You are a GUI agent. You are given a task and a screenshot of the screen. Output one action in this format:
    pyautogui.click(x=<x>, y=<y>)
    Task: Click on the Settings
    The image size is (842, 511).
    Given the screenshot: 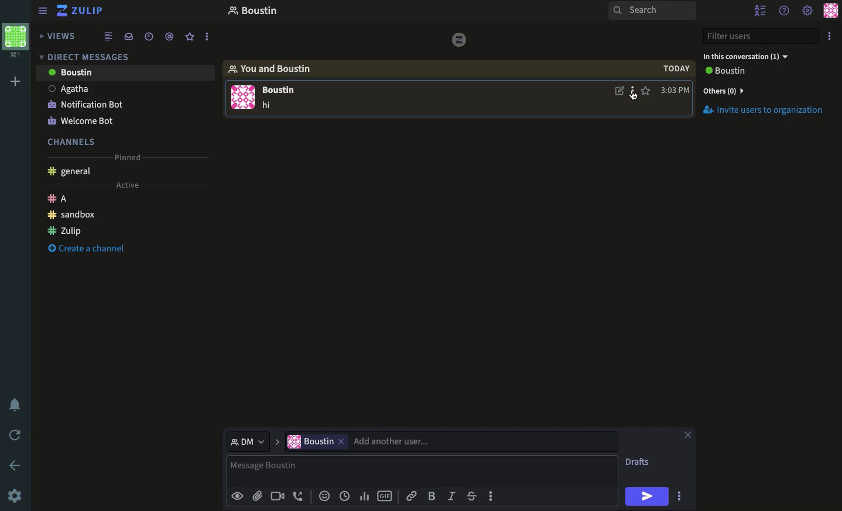 What is the action you would take?
    pyautogui.click(x=807, y=11)
    